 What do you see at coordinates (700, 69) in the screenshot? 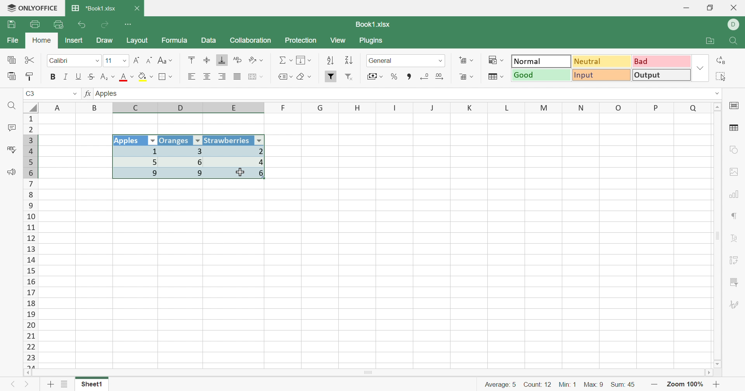
I see `Drop Down` at bounding box center [700, 69].